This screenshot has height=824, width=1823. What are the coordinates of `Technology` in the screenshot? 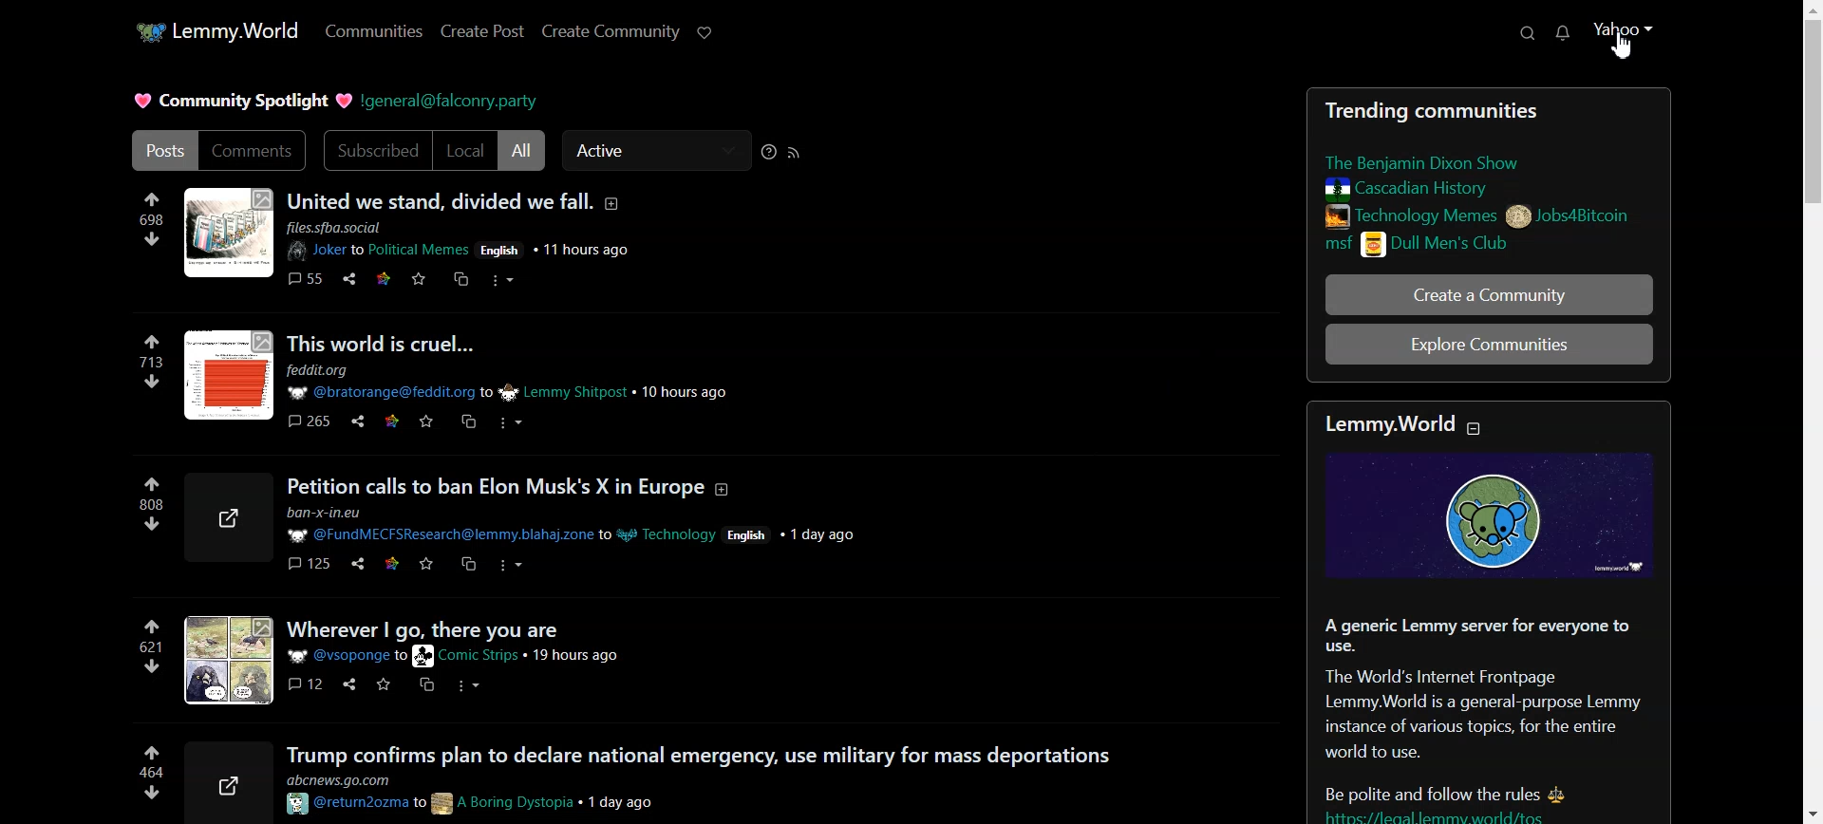 It's located at (661, 537).